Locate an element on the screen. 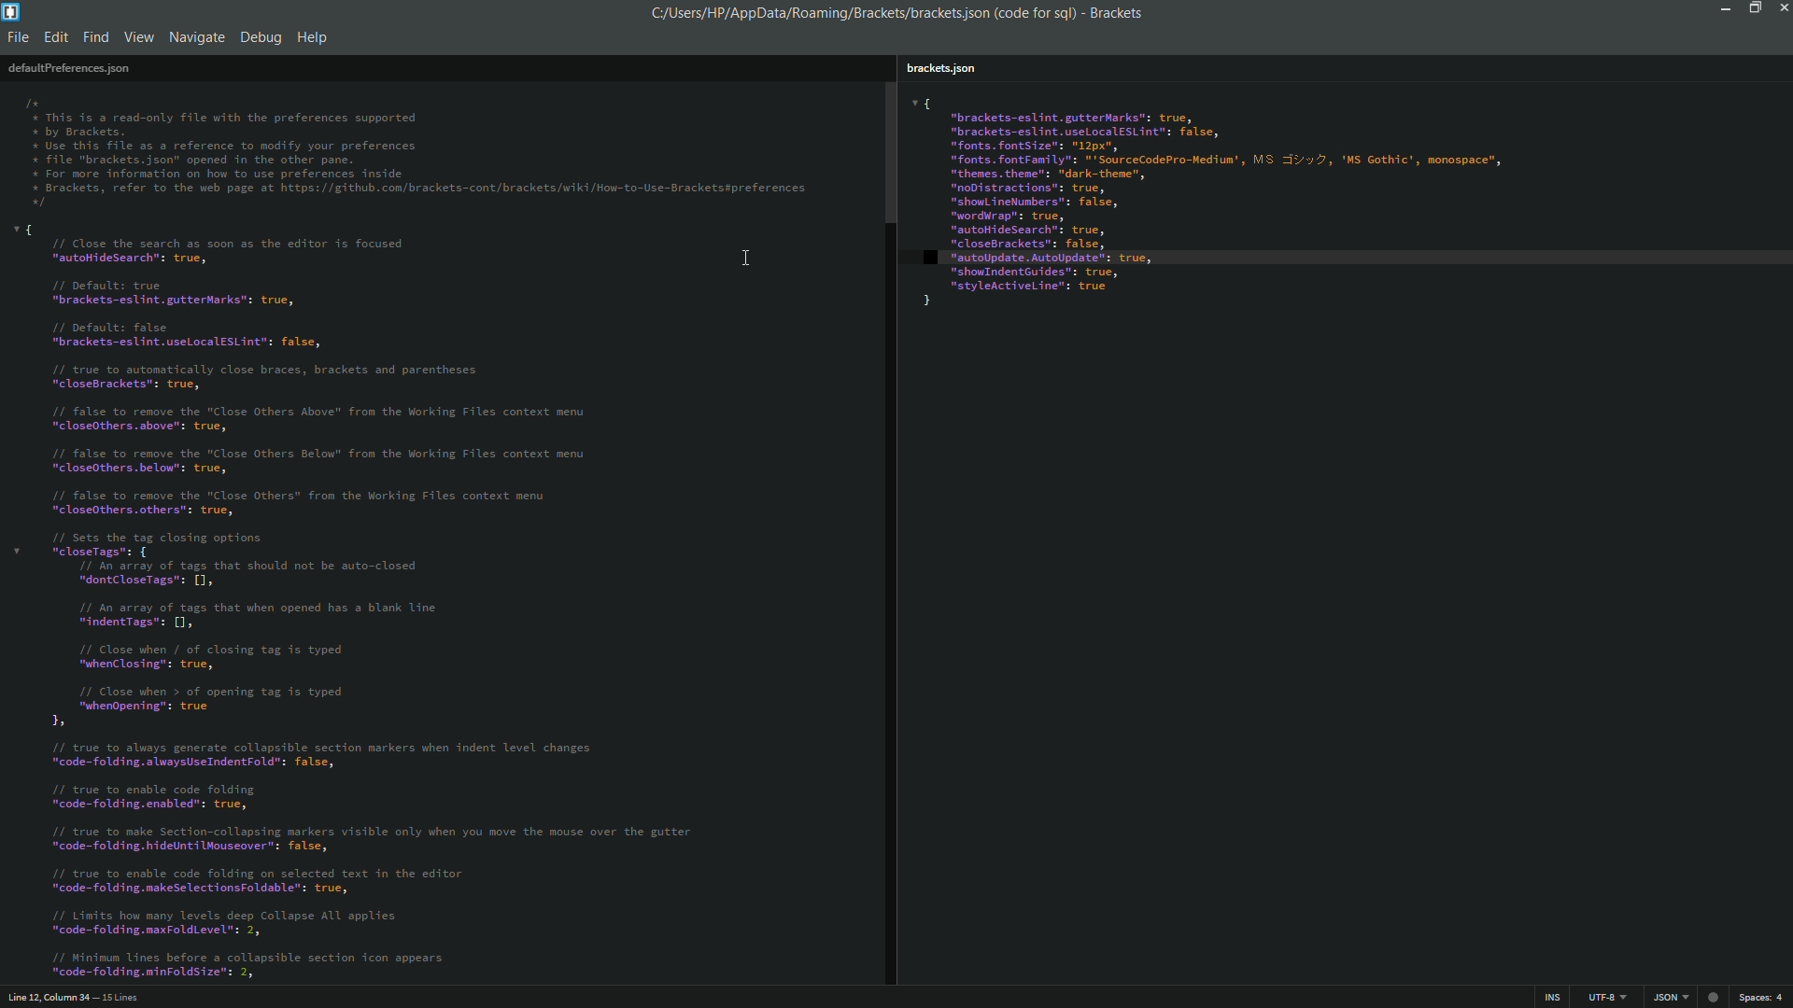 The width and height of the screenshot is (1793, 1008). edit menu is located at coordinates (56, 37).